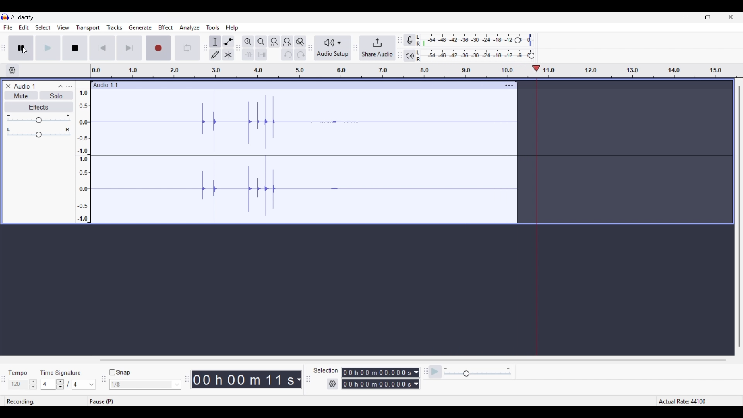 This screenshot has width=743, height=418. What do you see at coordinates (424, 375) in the screenshot?
I see `toolbar` at bounding box center [424, 375].